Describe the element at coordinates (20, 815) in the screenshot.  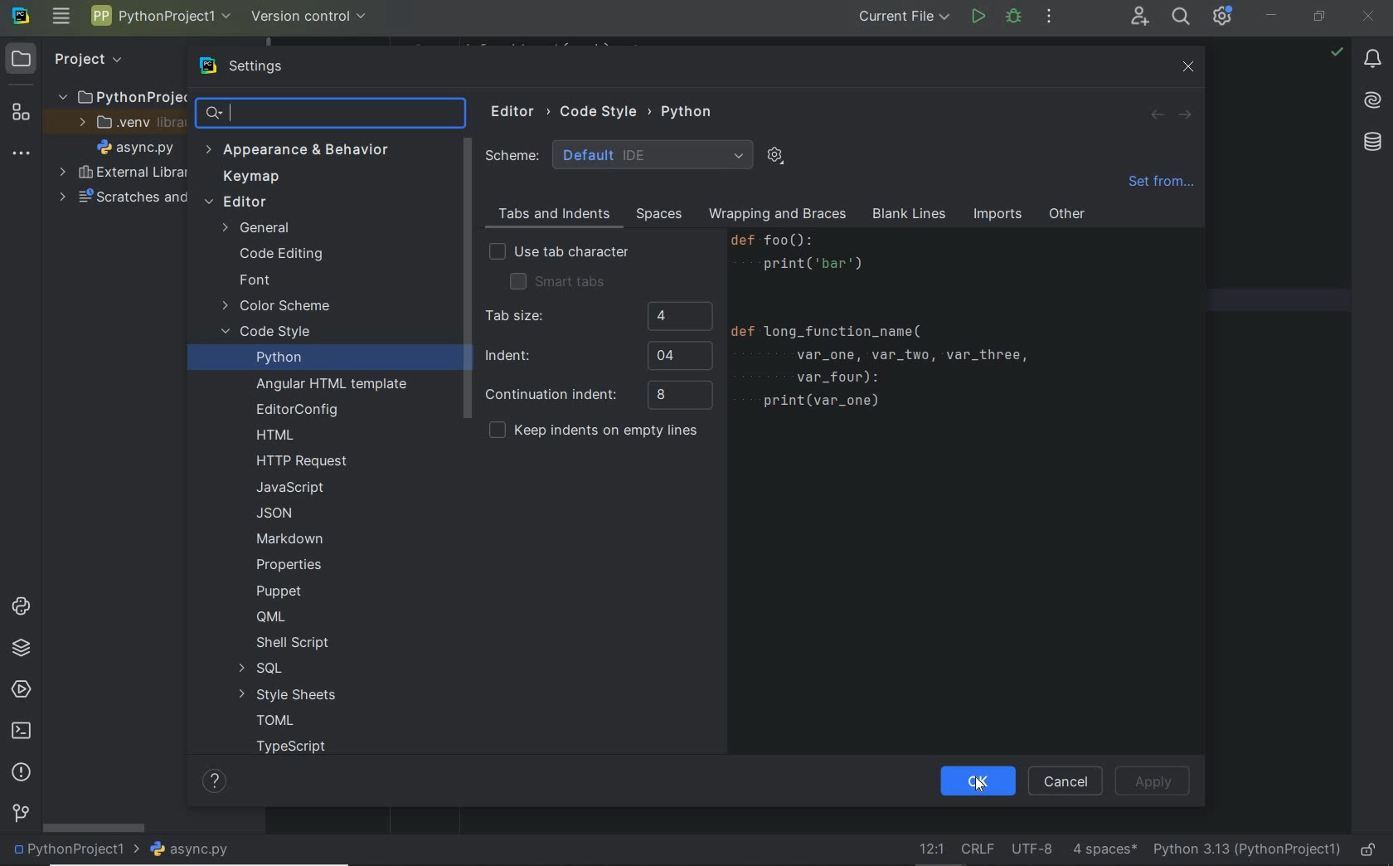
I see `version control` at that location.